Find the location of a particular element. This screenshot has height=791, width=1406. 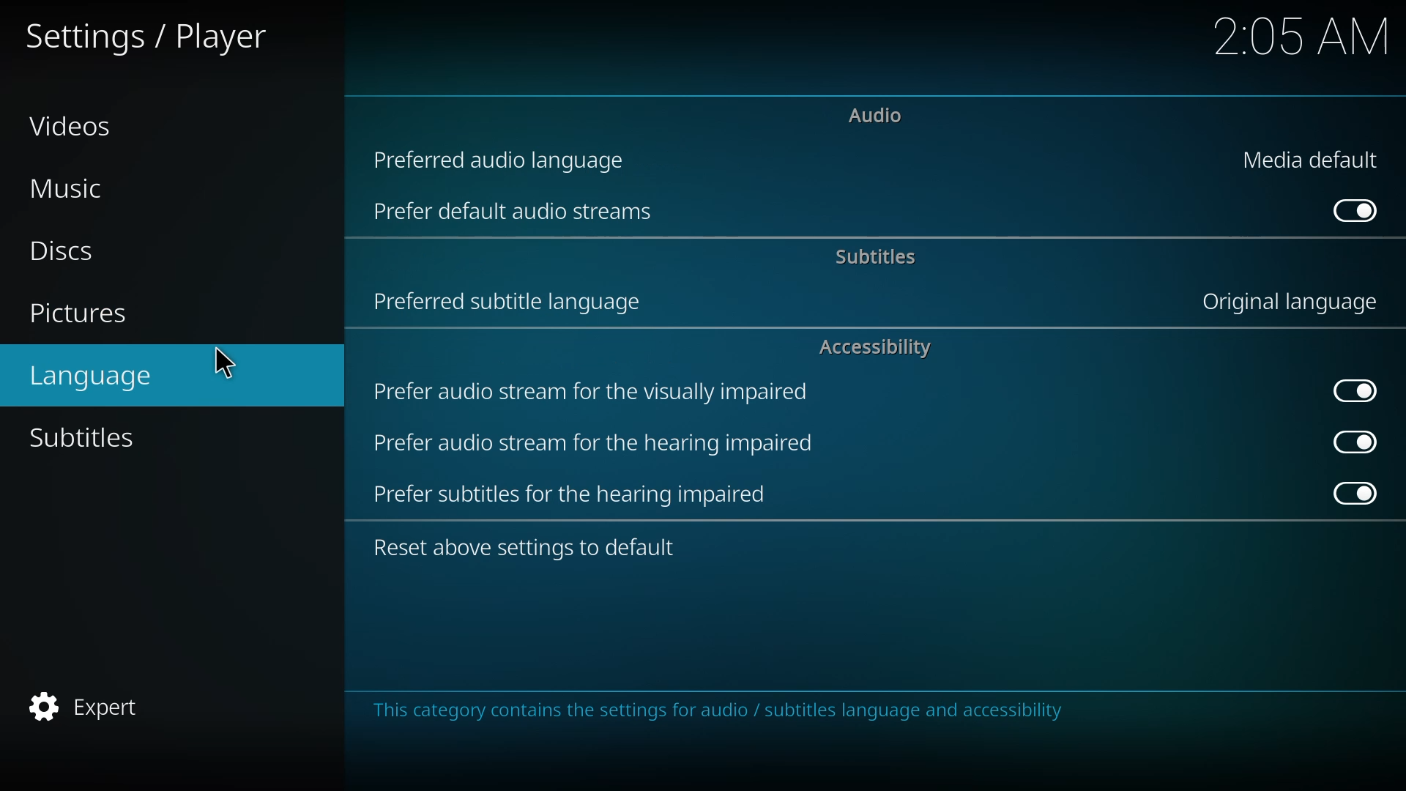

original language is located at coordinates (1287, 303).